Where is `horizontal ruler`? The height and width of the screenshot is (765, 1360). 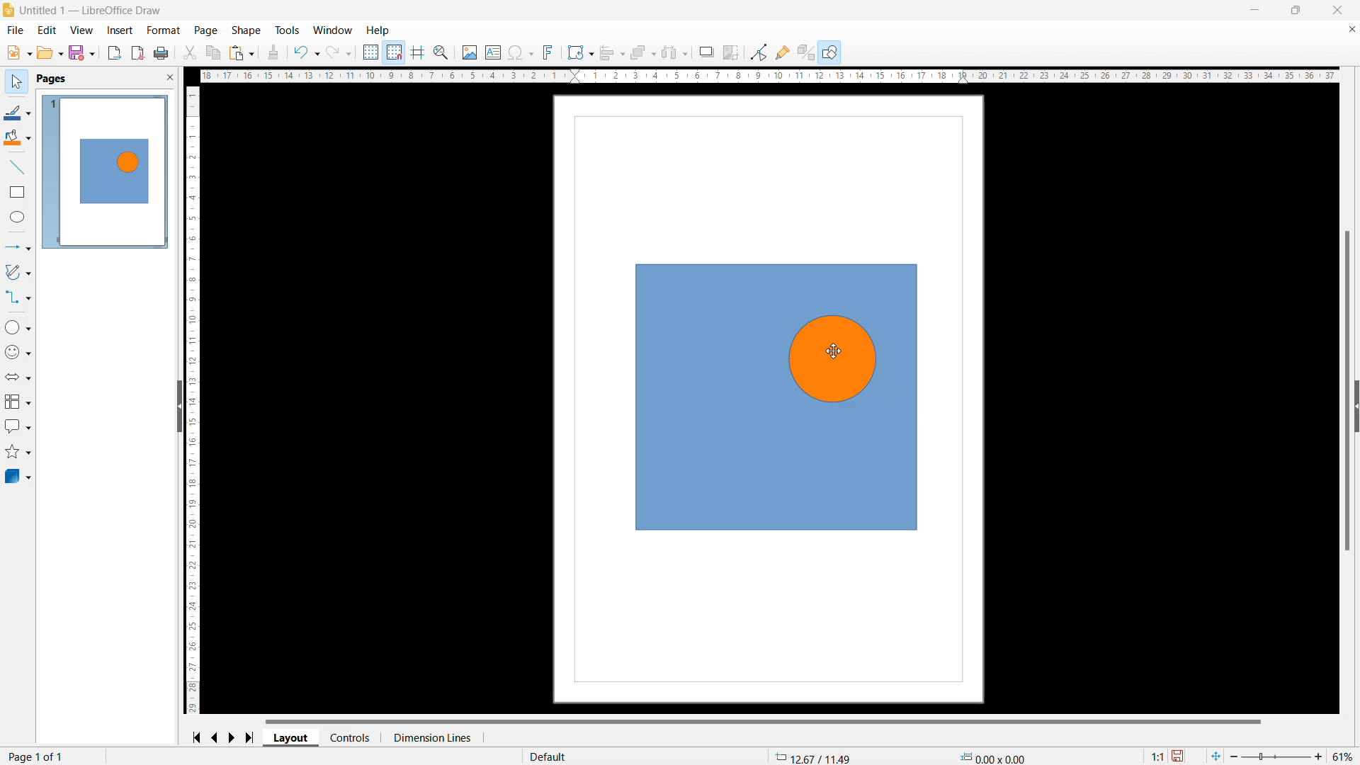
horizontal ruler is located at coordinates (768, 76).